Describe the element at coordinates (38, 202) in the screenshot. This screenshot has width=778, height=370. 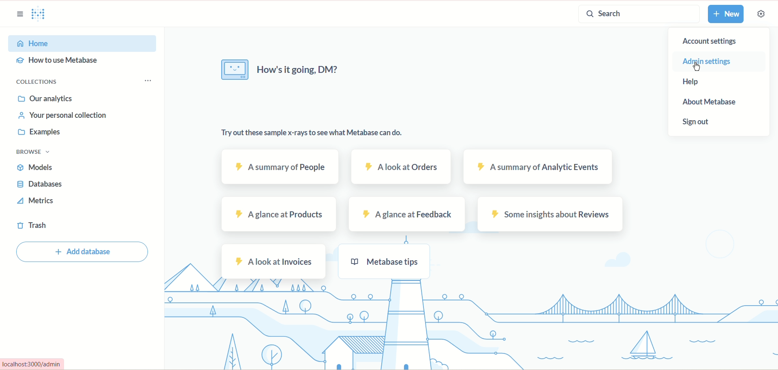
I see `metrics` at that location.